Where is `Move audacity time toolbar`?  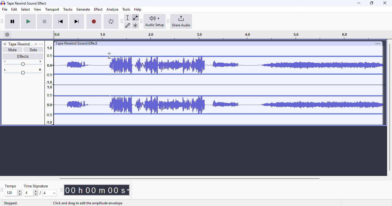
Move audacity time toolbar is located at coordinates (61, 190).